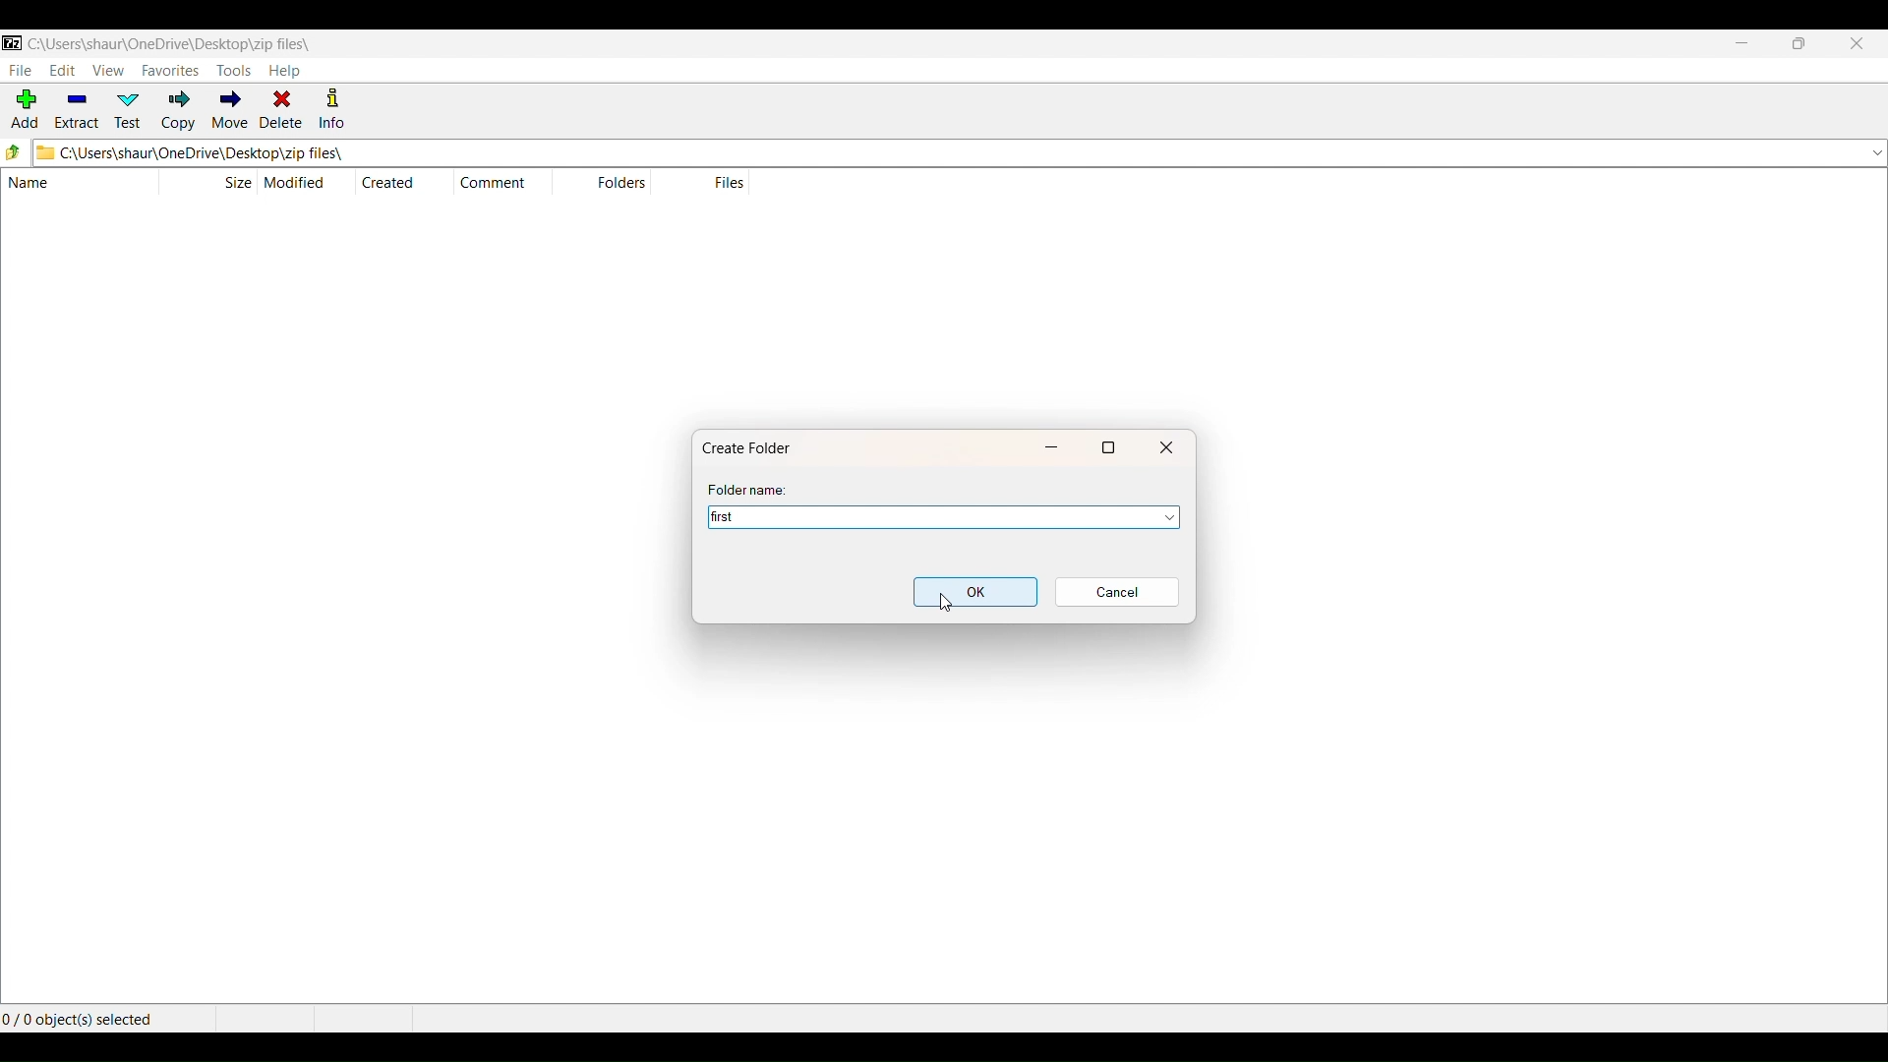  I want to click on NUMBER OF OBJECT SELECTED, so click(103, 1016).